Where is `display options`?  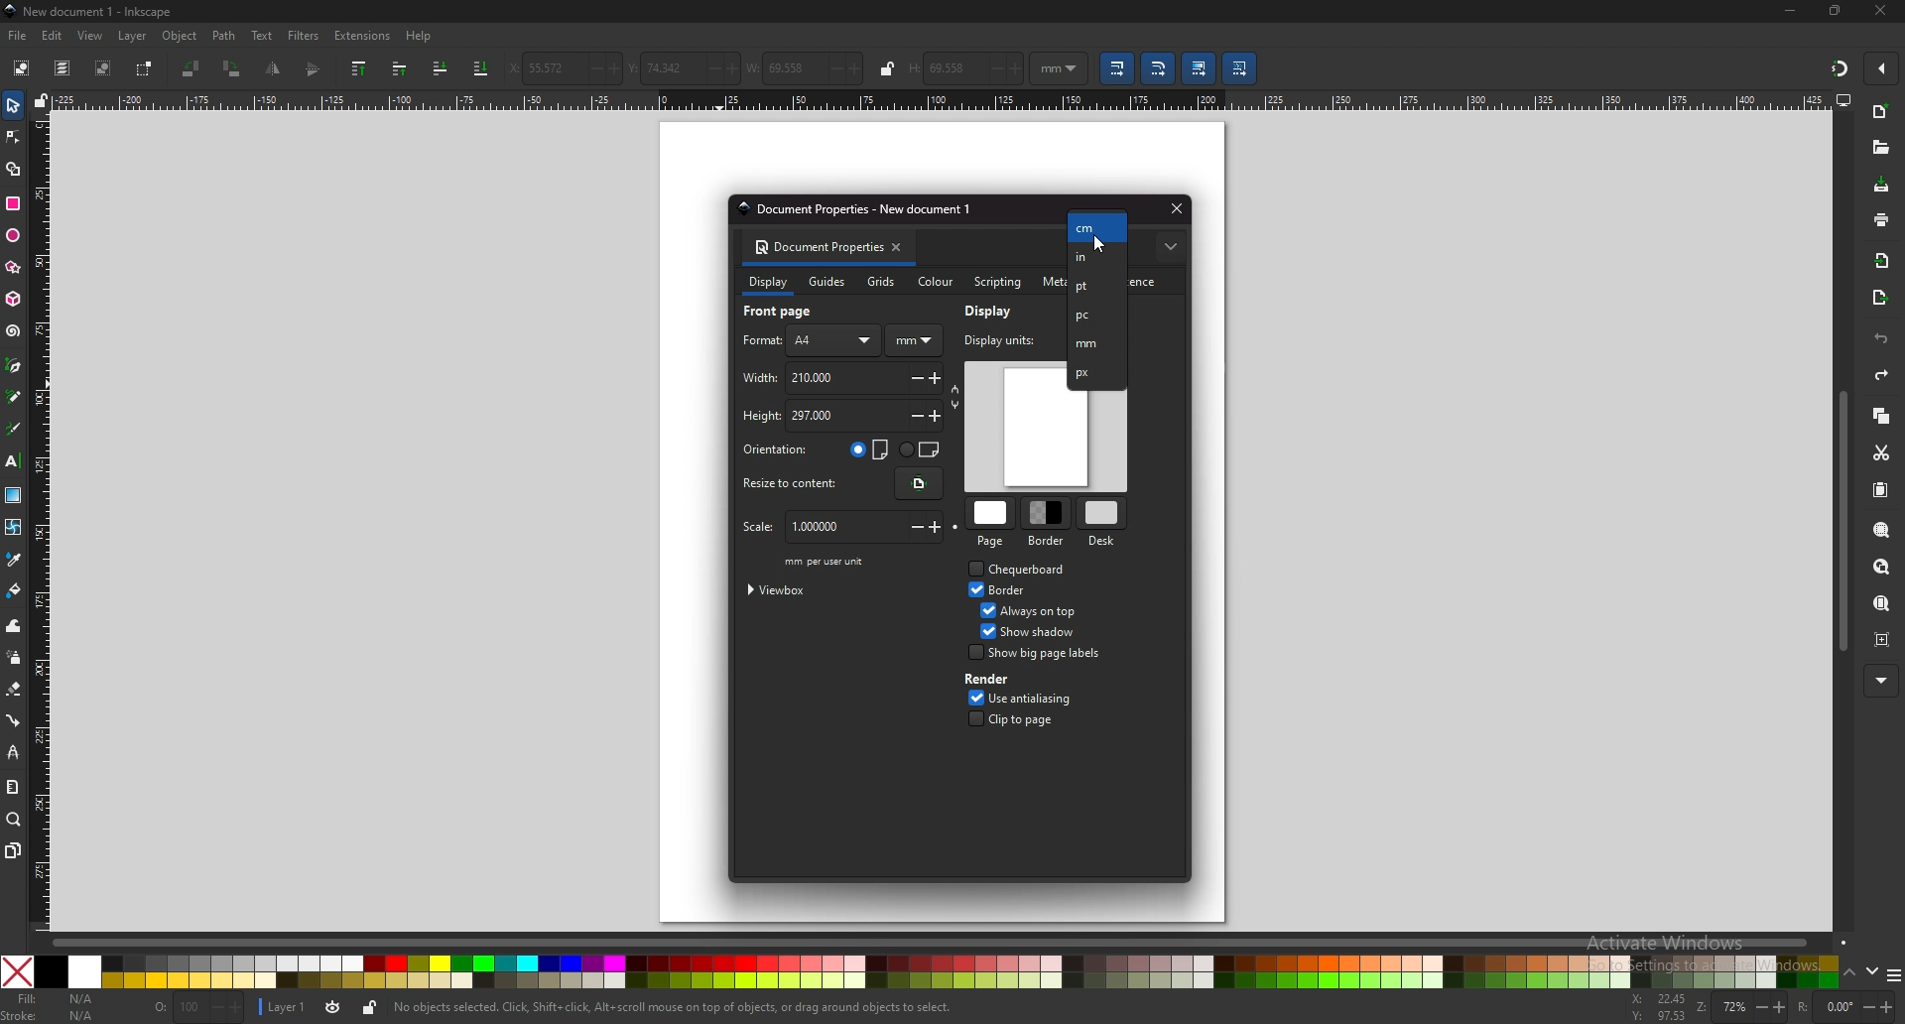 display options is located at coordinates (1843, 100).